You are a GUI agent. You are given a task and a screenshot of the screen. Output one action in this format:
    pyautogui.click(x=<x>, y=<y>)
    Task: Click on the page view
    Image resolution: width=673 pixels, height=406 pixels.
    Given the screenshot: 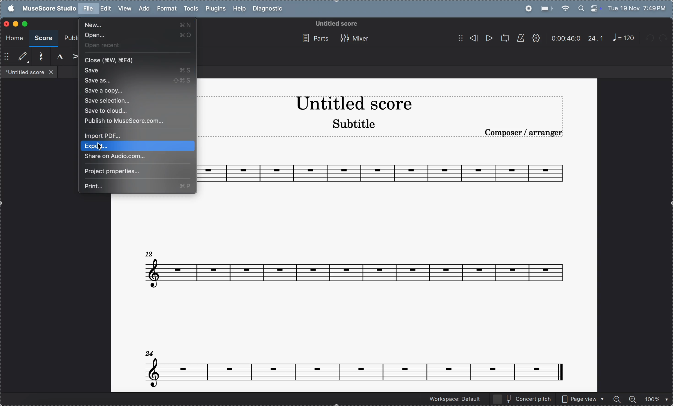 What is the action you would take?
    pyautogui.click(x=583, y=398)
    